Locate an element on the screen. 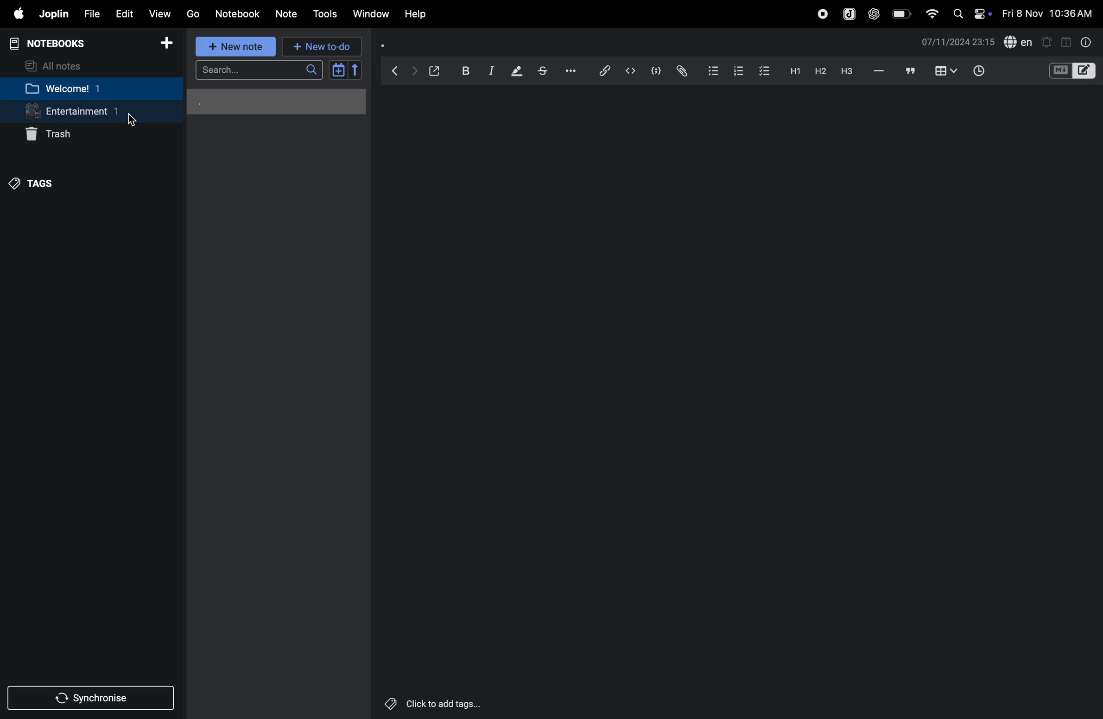 This screenshot has height=719, width=1103. toggle editors is located at coordinates (1073, 69).